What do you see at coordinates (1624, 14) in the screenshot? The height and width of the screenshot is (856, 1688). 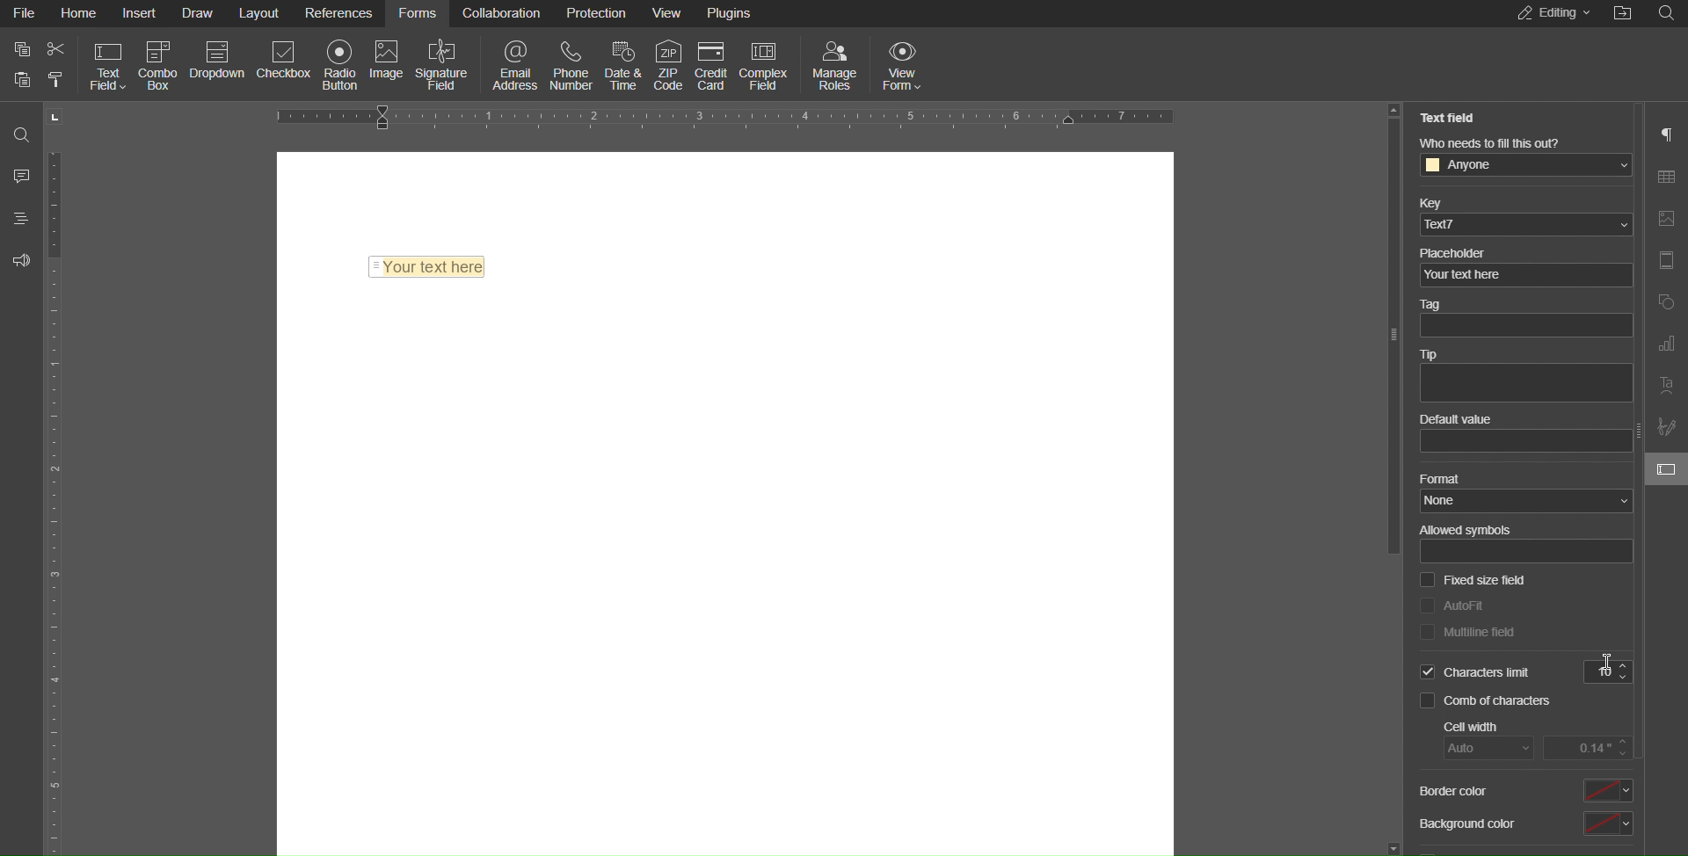 I see `Open File Location` at bounding box center [1624, 14].